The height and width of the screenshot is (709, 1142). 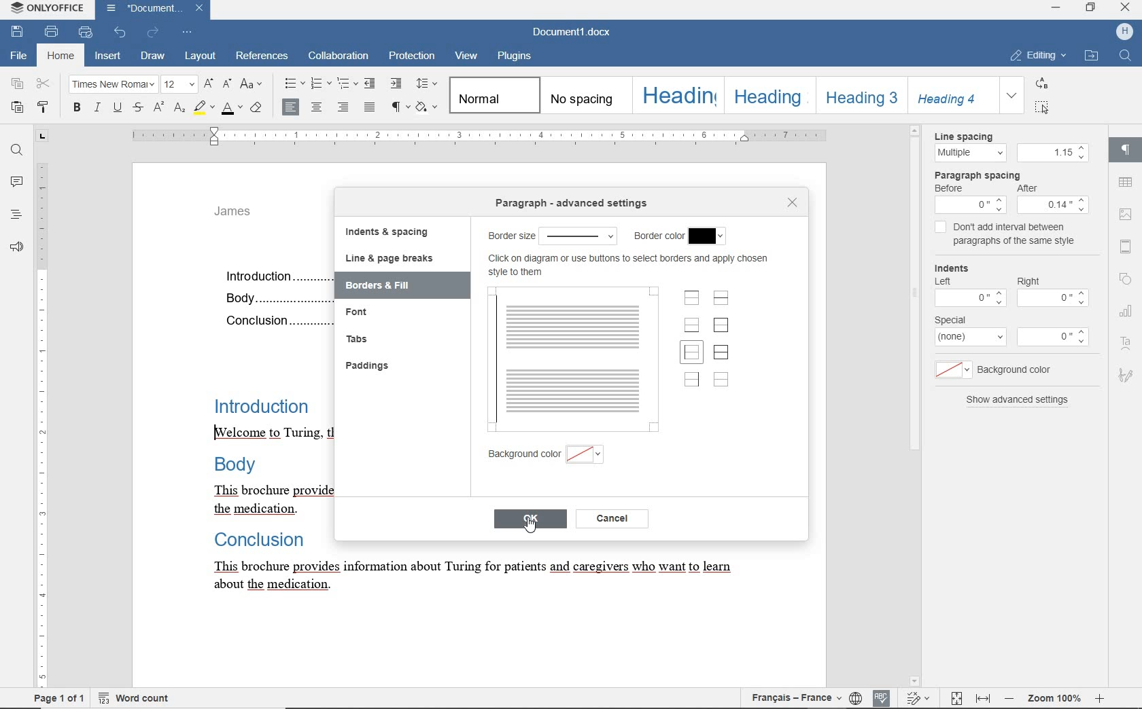 What do you see at coordinates (691, 380) in the screenshot?
I see `set right border only` at bounding box center [691, 380].